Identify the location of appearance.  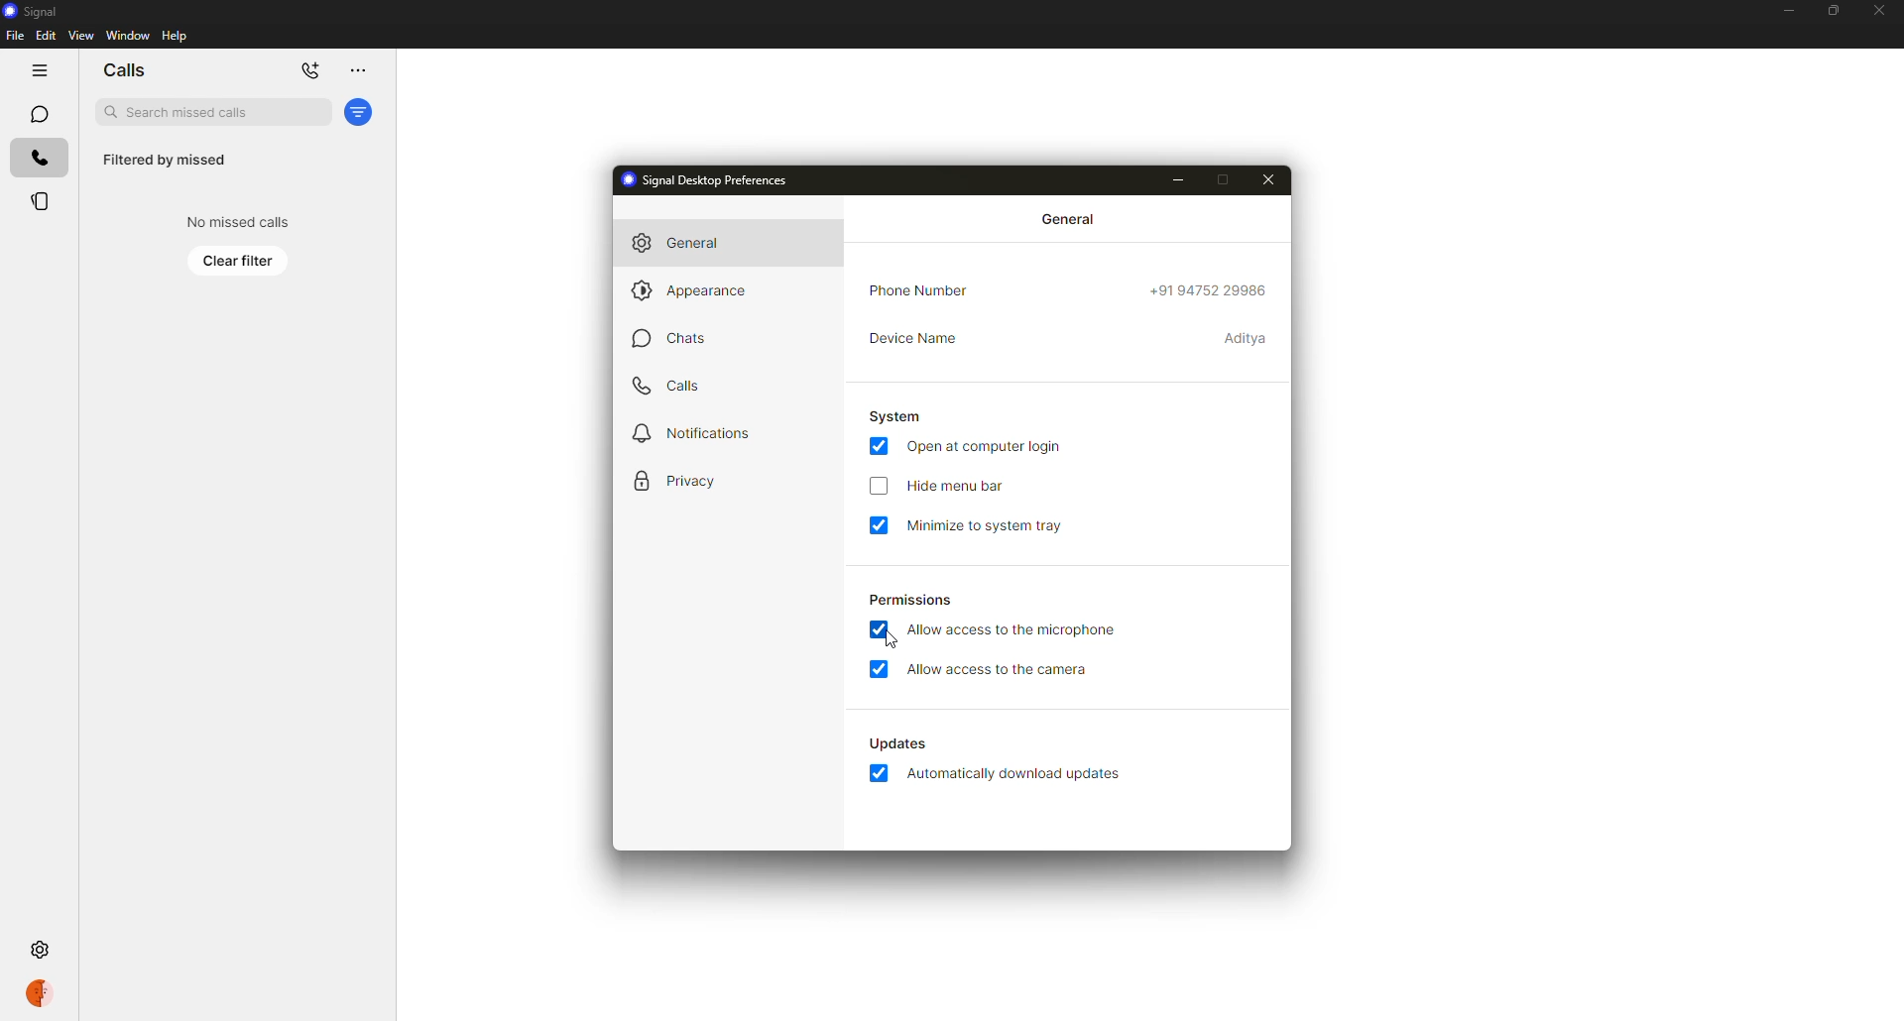
(694, 292).